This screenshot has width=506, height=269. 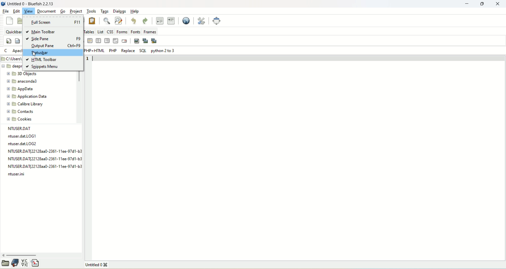 What do you see at coordinates (100, 32) in the screenshot?
I see `list` at bounding box center [100, 32].